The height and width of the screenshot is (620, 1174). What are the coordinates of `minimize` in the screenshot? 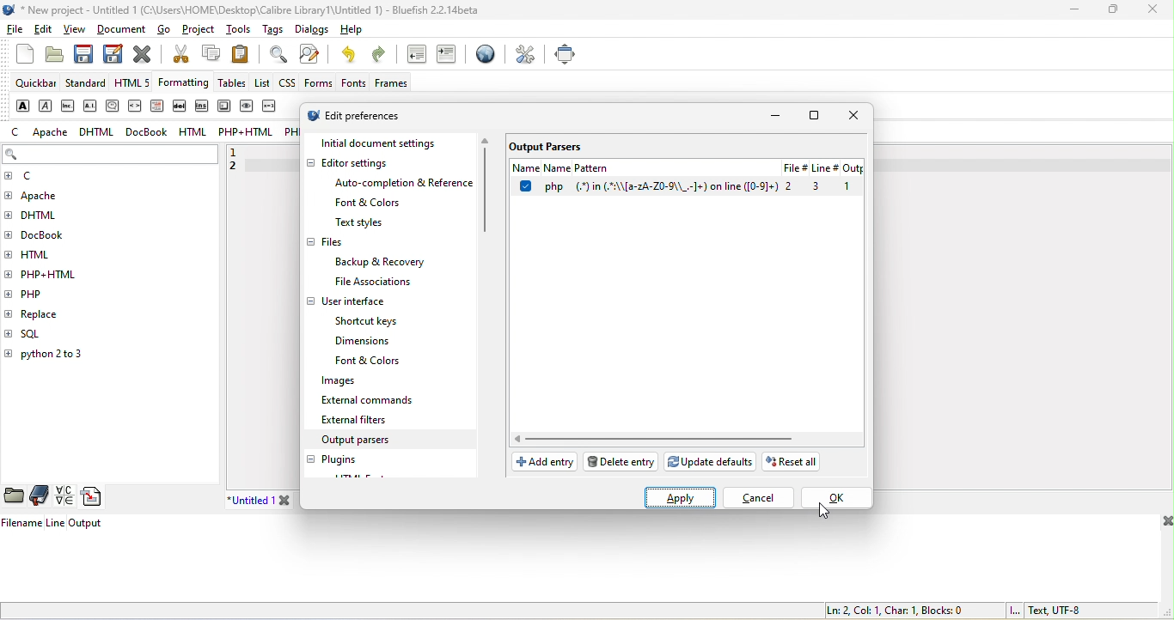 It's located at (1072, 10).